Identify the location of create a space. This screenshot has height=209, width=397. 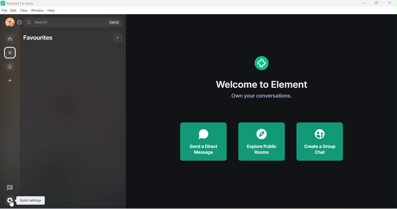
(11, 81).